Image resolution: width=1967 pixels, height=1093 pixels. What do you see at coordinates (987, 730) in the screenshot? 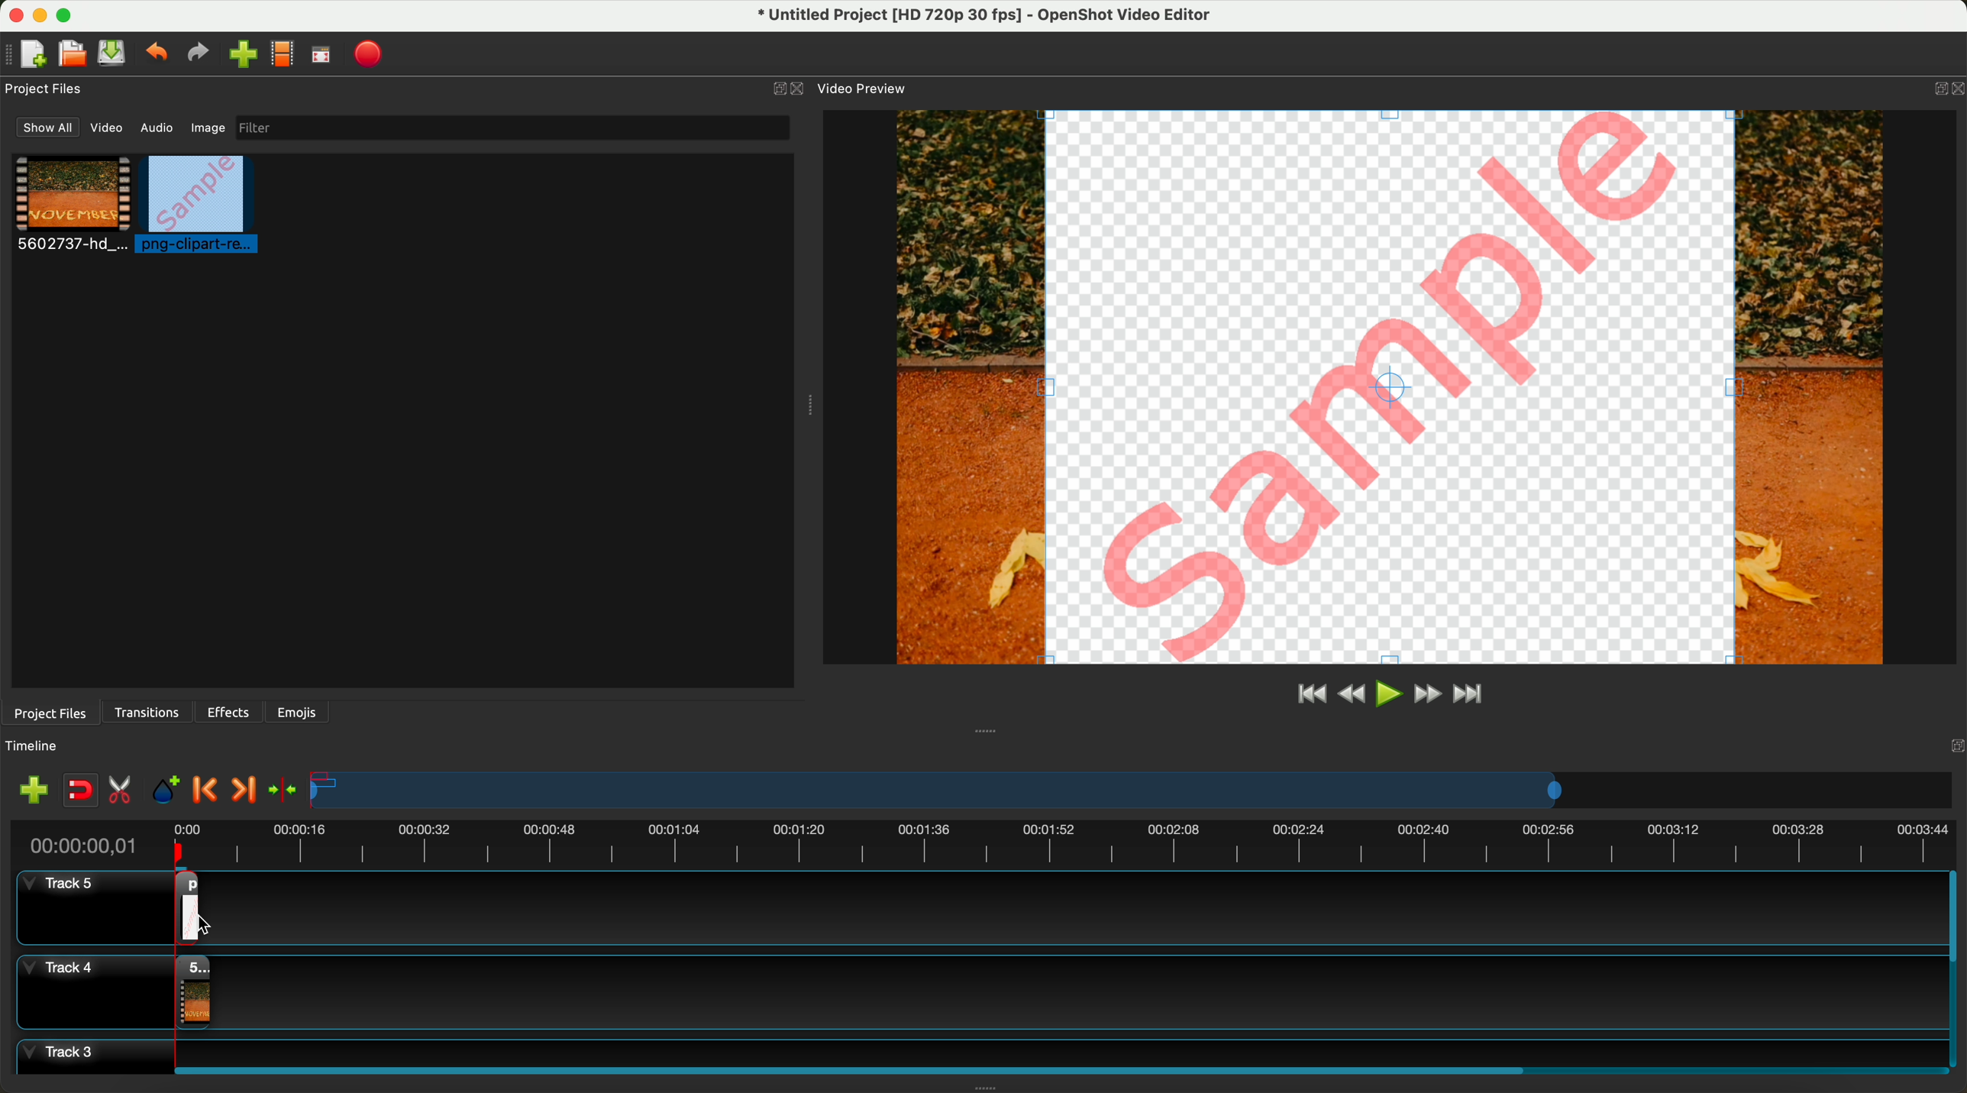
I see `Window Expanding` at bounding box center [987, 730].